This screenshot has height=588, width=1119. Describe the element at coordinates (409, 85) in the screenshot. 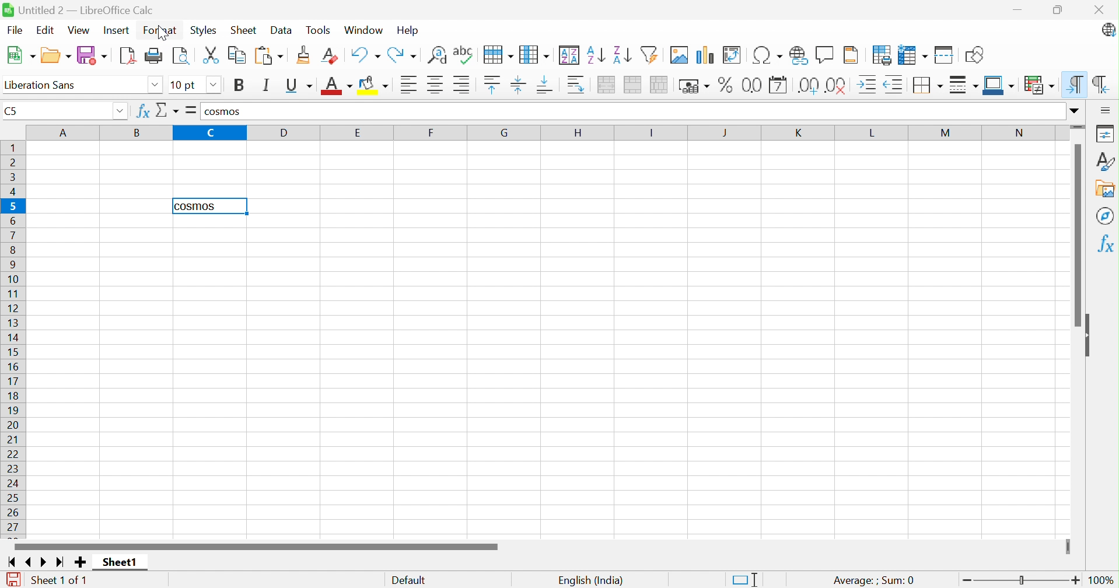

I see `Align left` at that location.